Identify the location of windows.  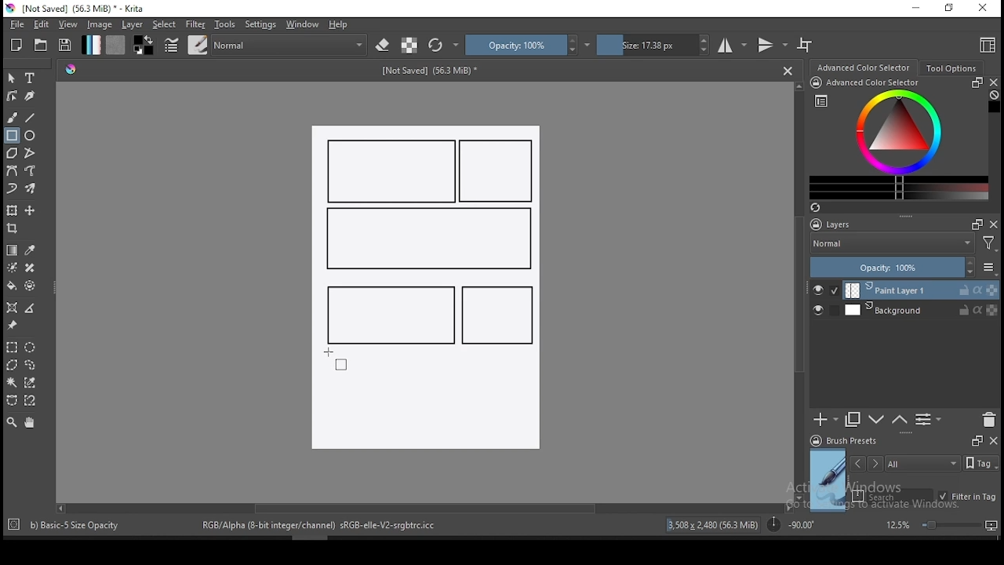
(303, 24).